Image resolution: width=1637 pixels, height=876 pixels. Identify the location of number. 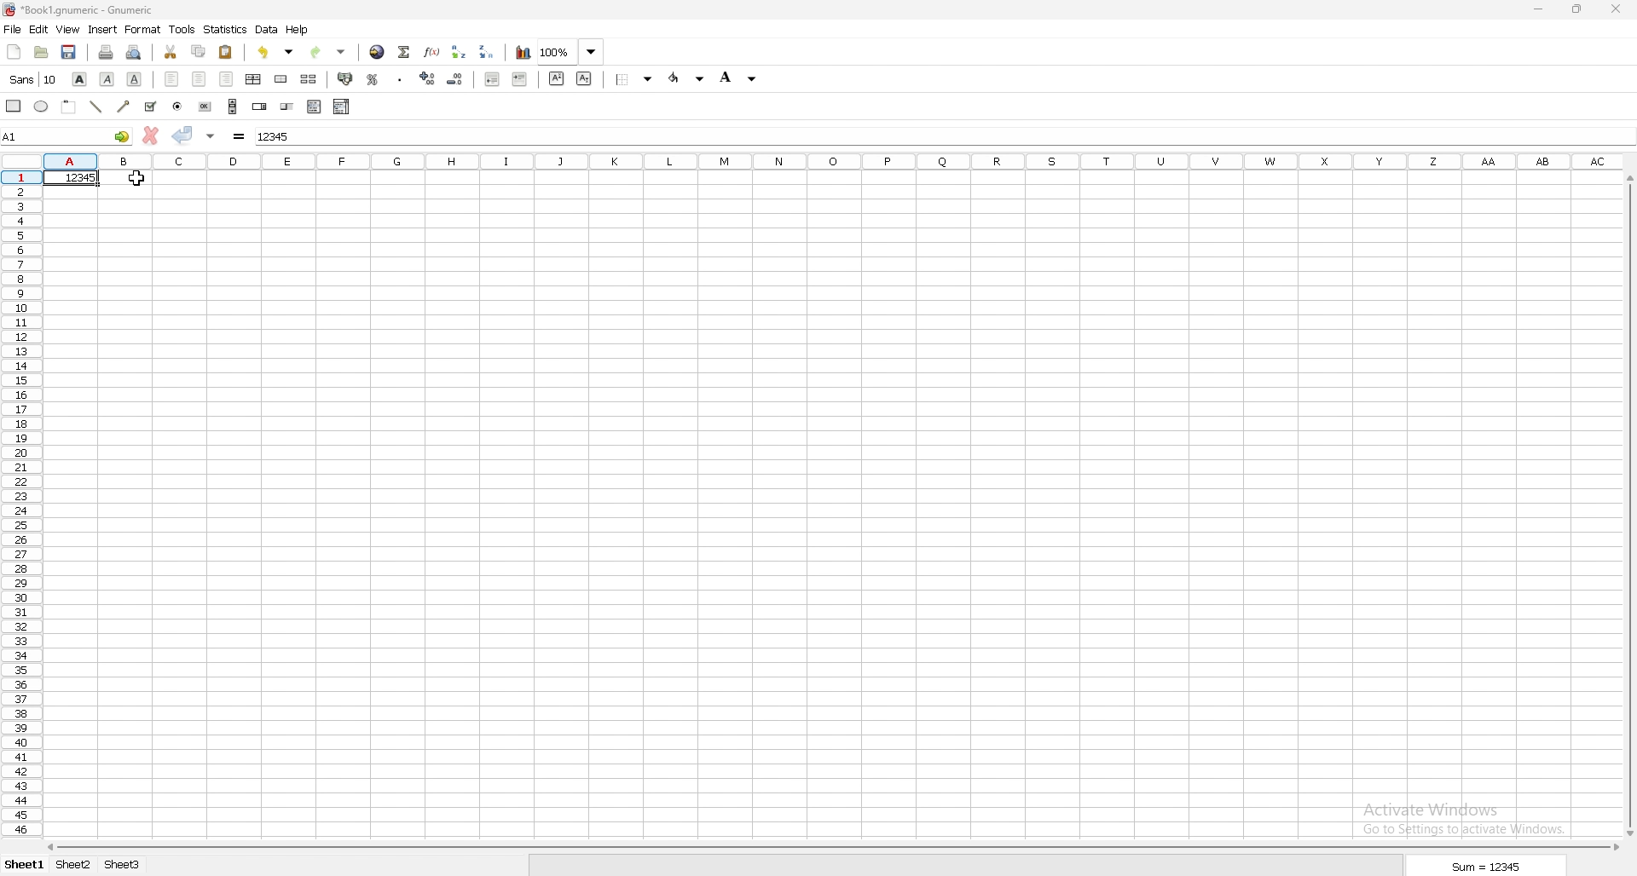
(72, 177).